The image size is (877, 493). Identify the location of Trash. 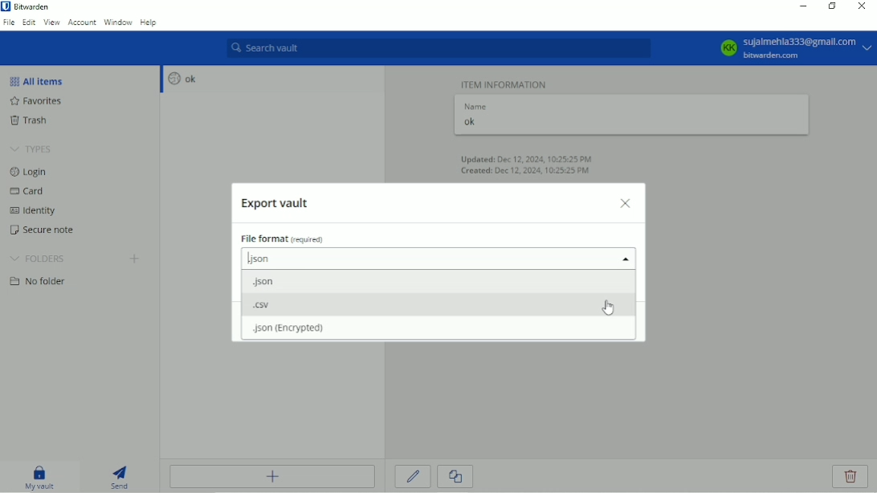
(38, 121).